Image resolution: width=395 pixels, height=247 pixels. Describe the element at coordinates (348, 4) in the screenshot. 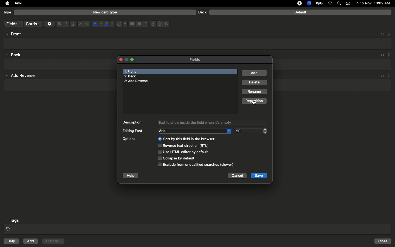

I see `Notification bar` at that location.